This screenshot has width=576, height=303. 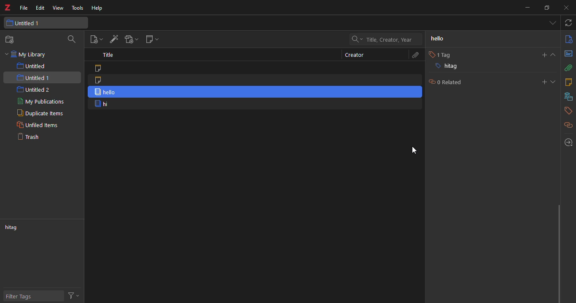 What do you see at coordinates (567, 141) in the screenshot?
I see `locate` at bounding box center [567, 141].